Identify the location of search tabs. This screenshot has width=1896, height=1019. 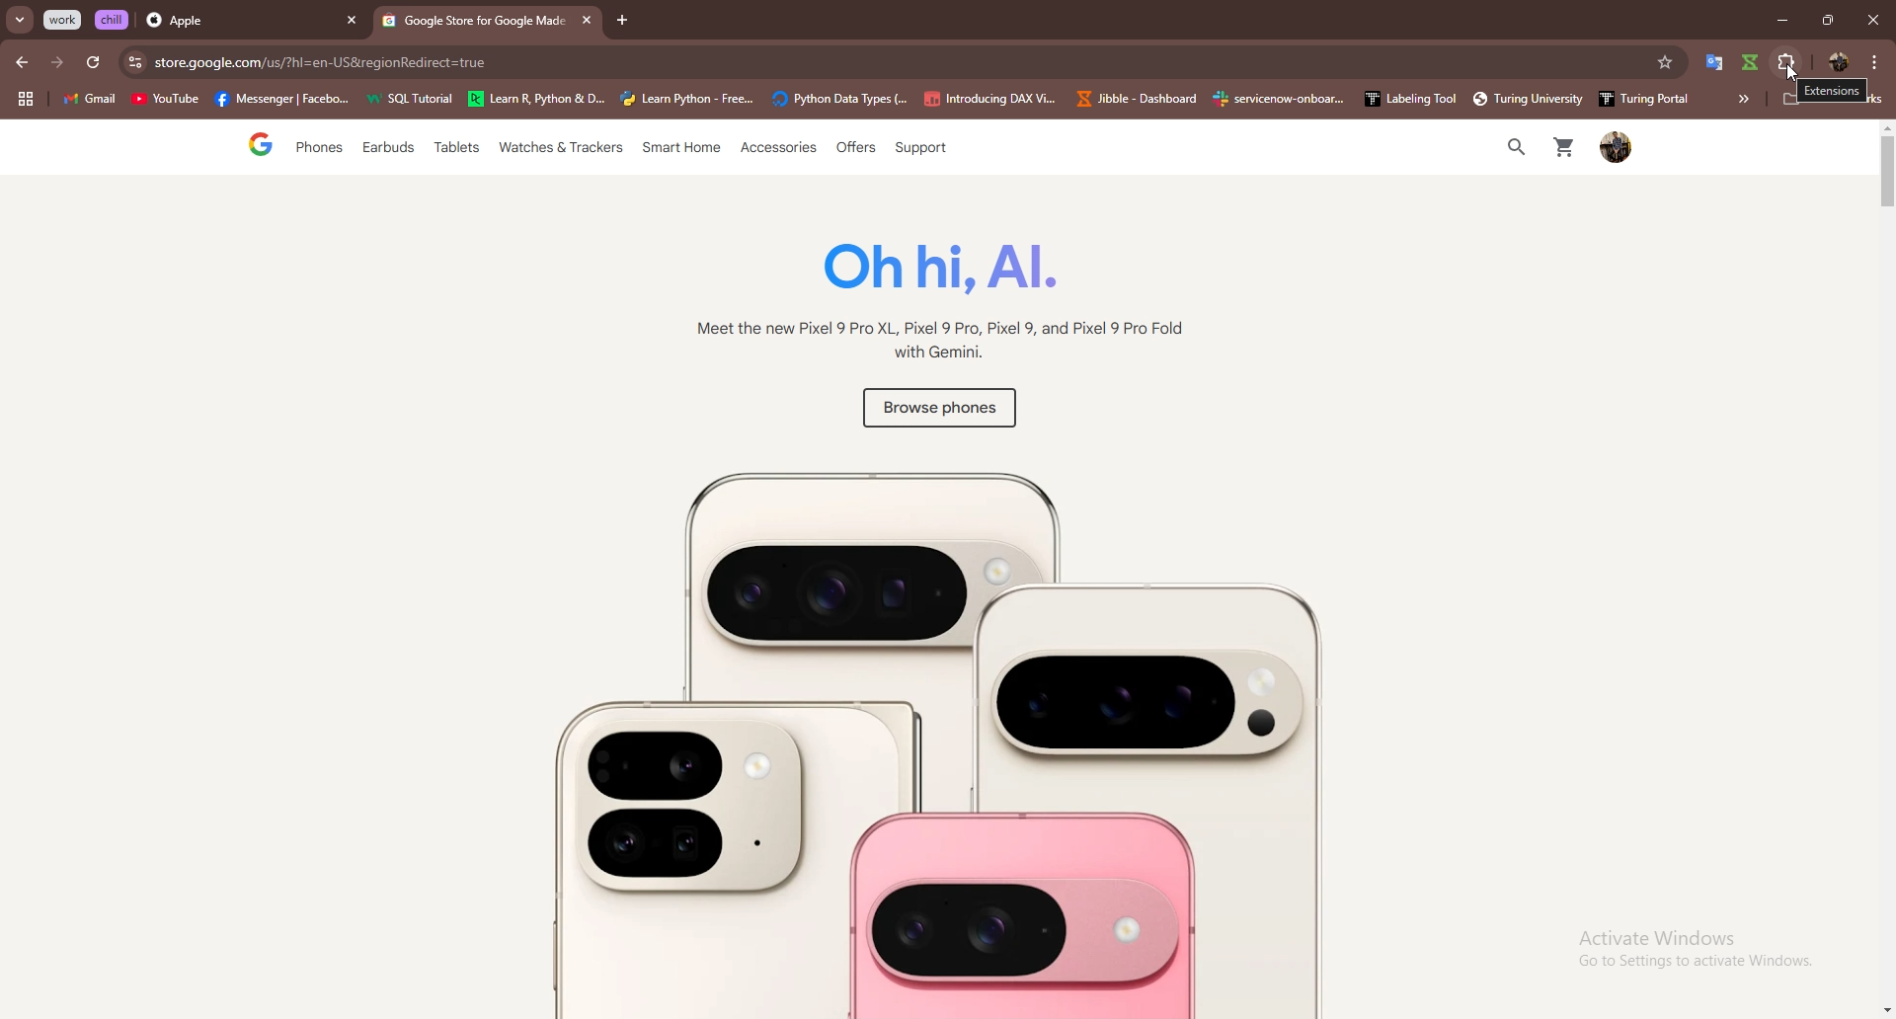
(21, 21).